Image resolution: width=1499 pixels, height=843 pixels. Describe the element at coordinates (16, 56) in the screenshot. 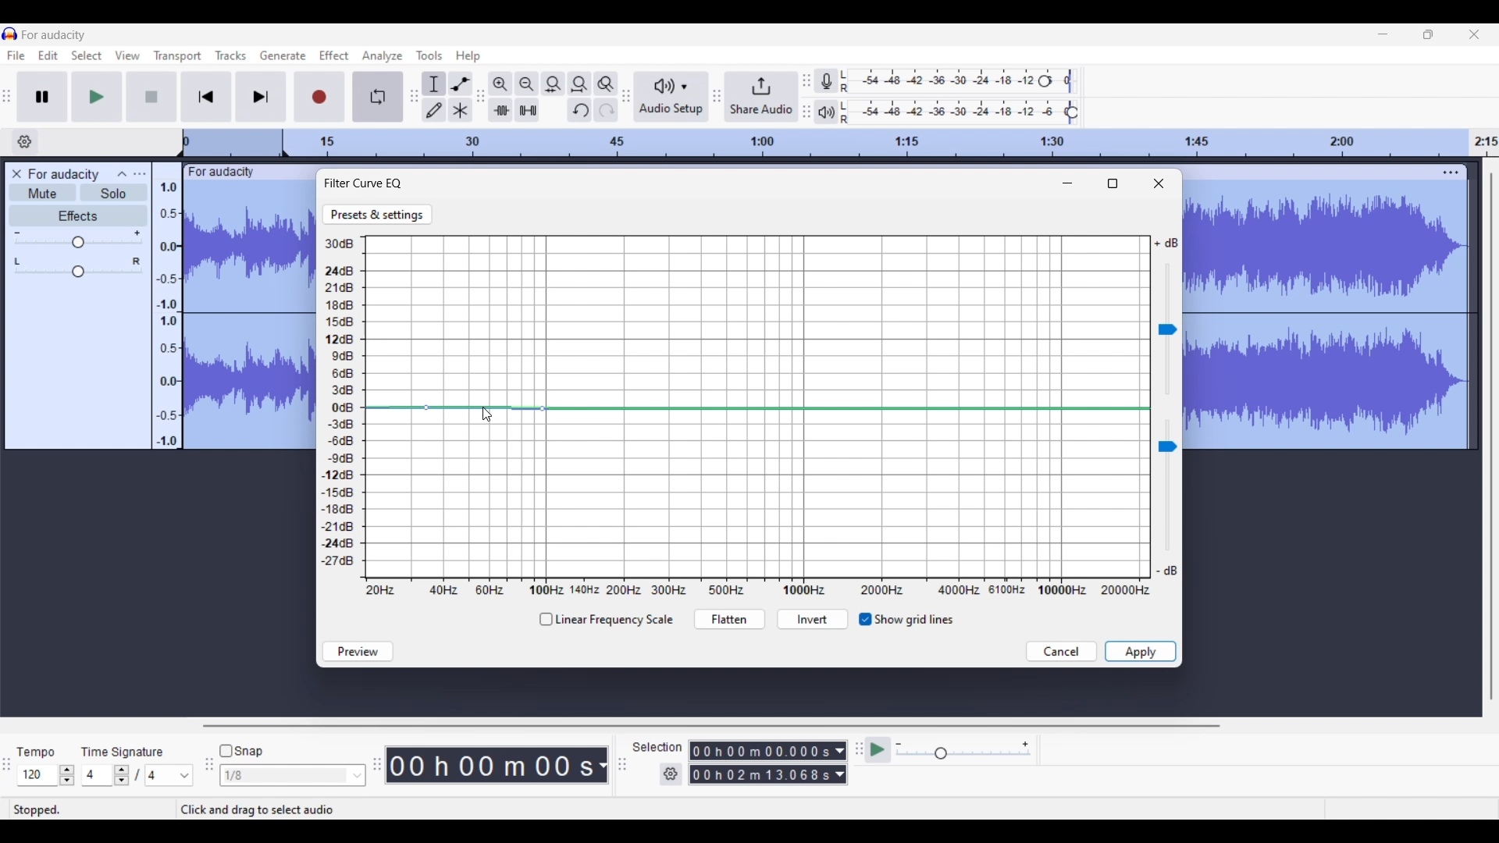

I see `File menu` at that location.